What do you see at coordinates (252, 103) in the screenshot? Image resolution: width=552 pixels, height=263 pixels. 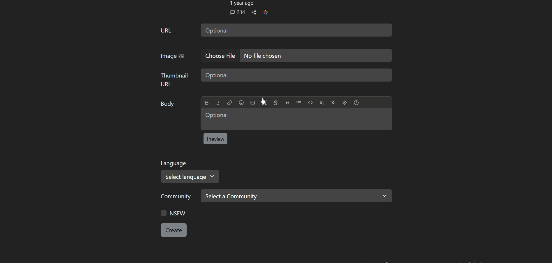 I see `Upload image` at bounding box center [252, 103].